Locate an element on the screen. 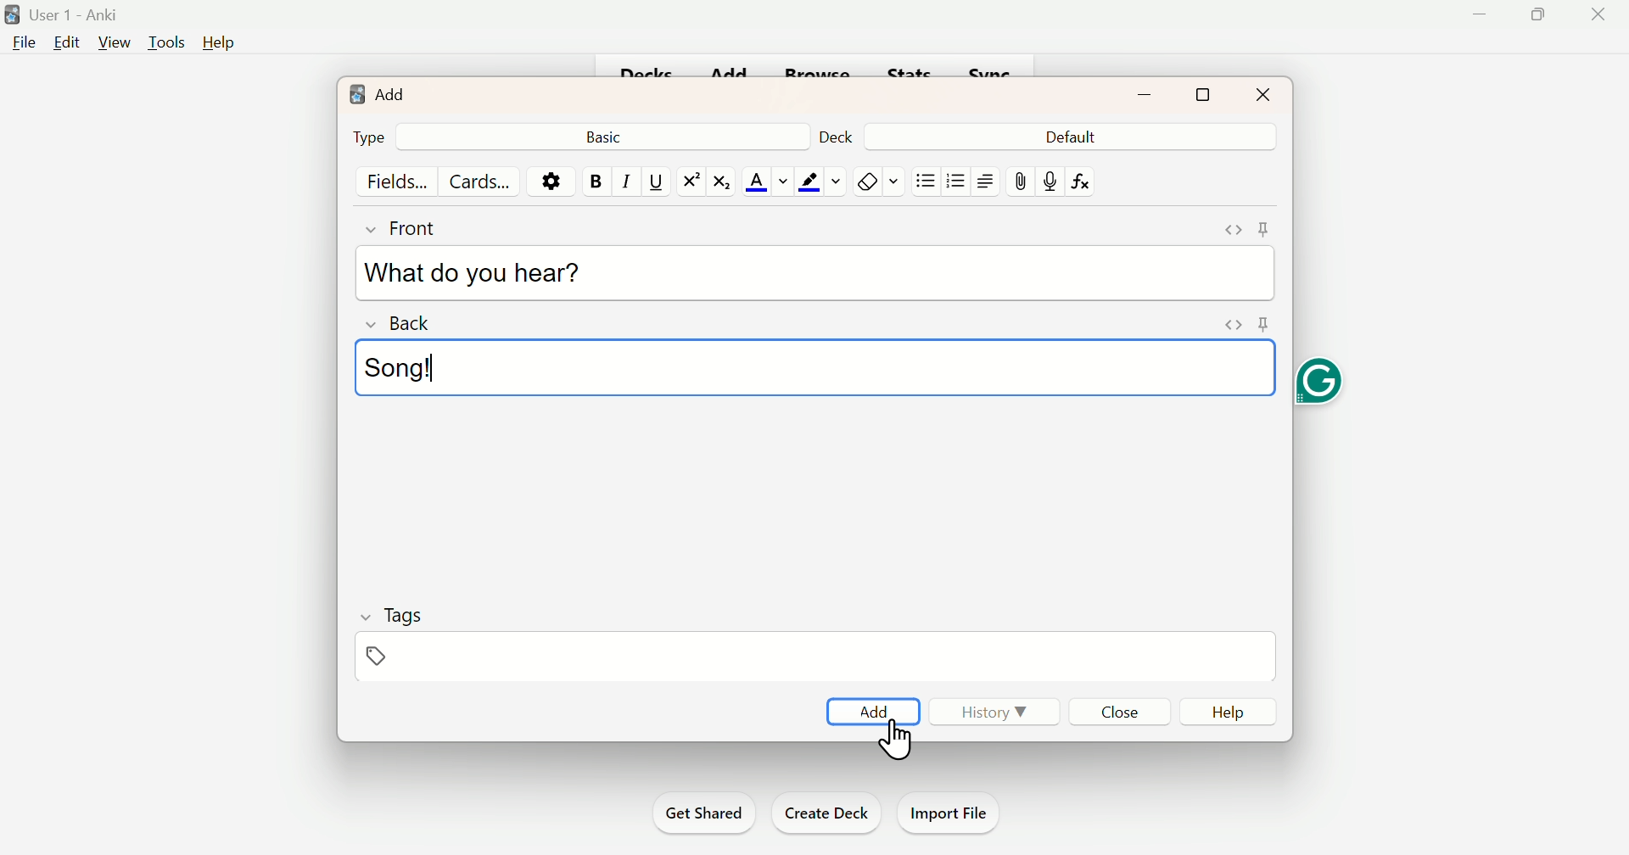  Import File is located at coordinates (954, 813).